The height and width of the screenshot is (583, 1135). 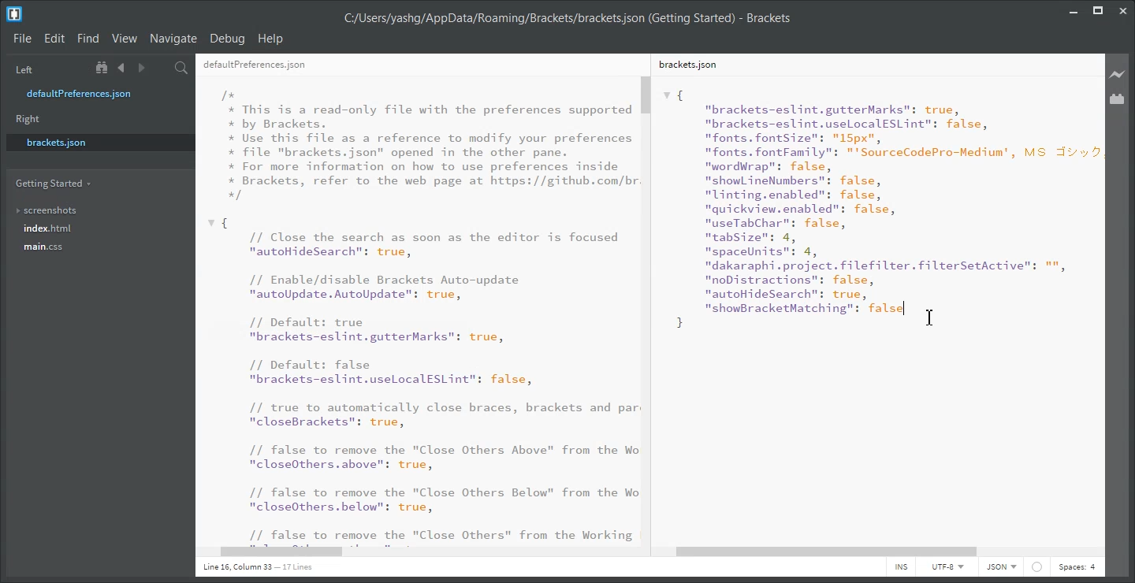 What do you see at coordinates (88, 39) in the screenshot?
I see `Find` at bounding box center [88, 39].